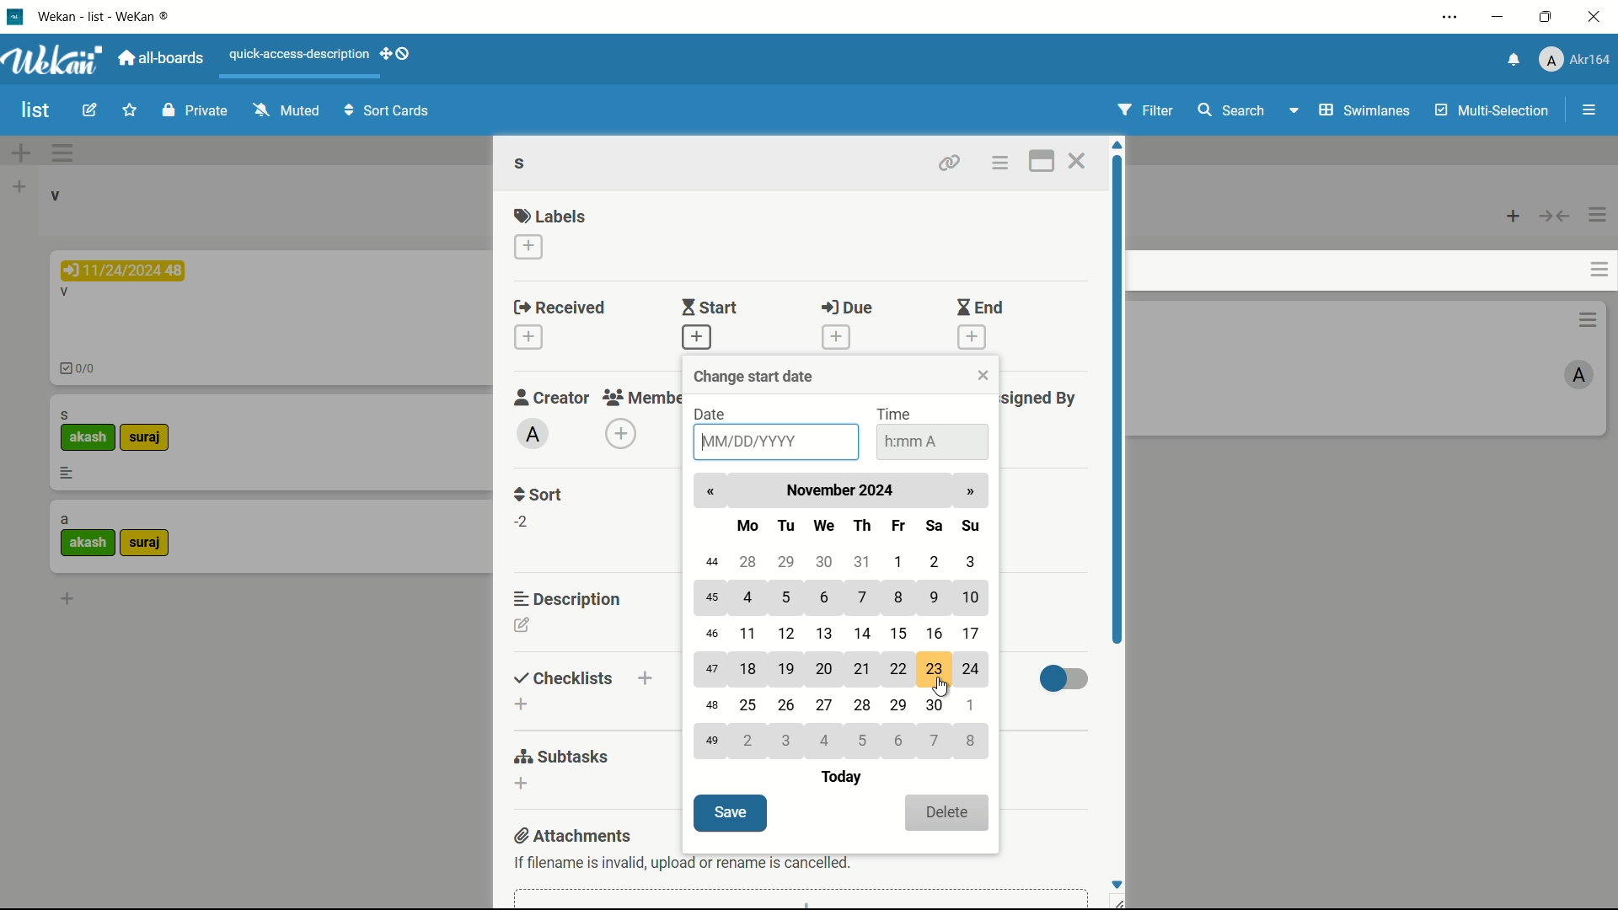 This screenshot has width=1618, height=910. What do you see at coordinates (1230, 110) in the screenshot?
I see `search` at bounding box center [1230, 110].